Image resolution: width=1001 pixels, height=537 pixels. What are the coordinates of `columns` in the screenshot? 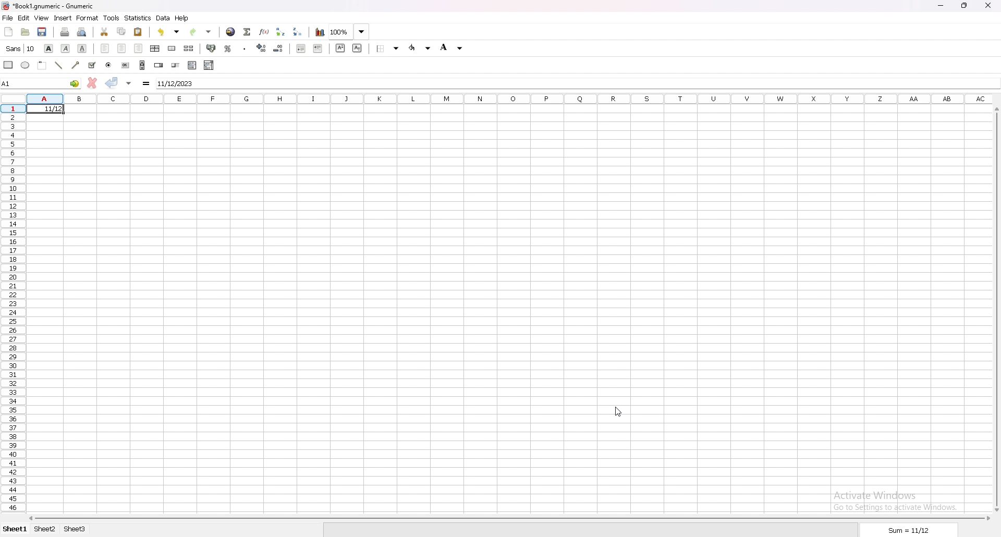 It's located at (511, 98).